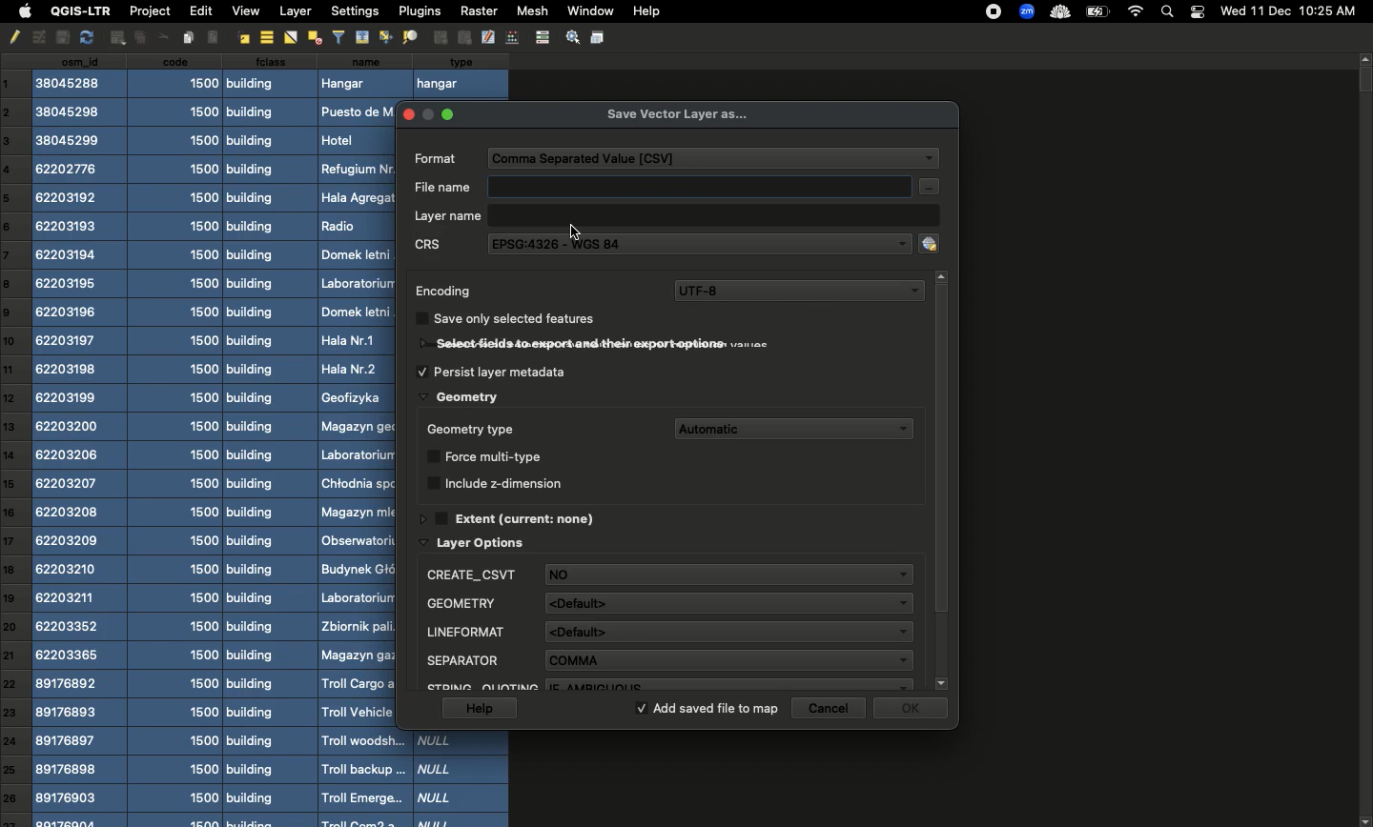 The height and width of the screenshot is (827, 1373). What do you see at coordinates (587, 10) in the screenshot?
I see `Window` at bounding box center [587, 10].